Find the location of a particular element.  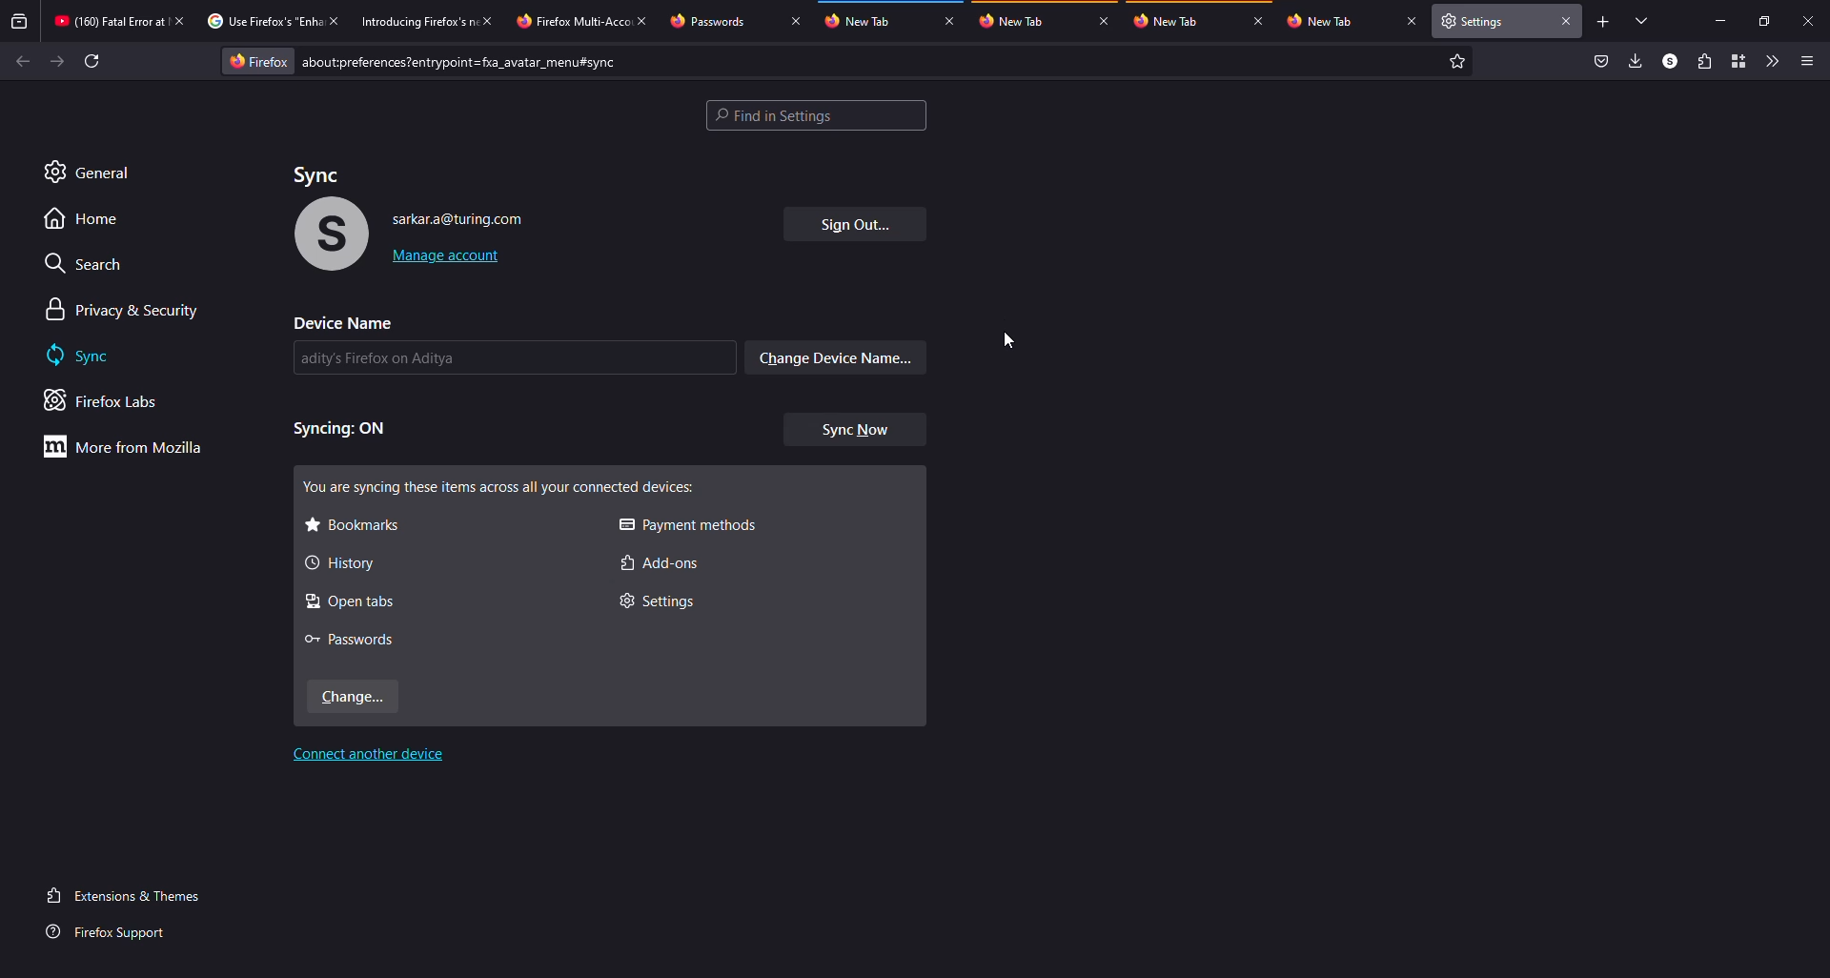

change is located at coordinates (836, 357).